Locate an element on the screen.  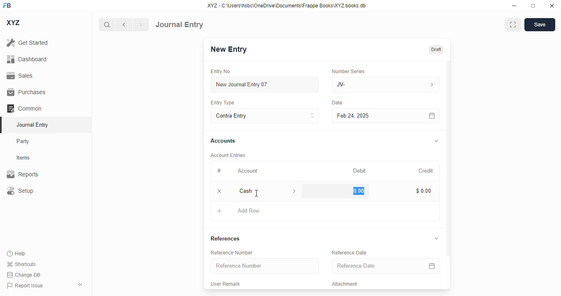
cash typed and TAB pressed is located at coordinates (257, 191).